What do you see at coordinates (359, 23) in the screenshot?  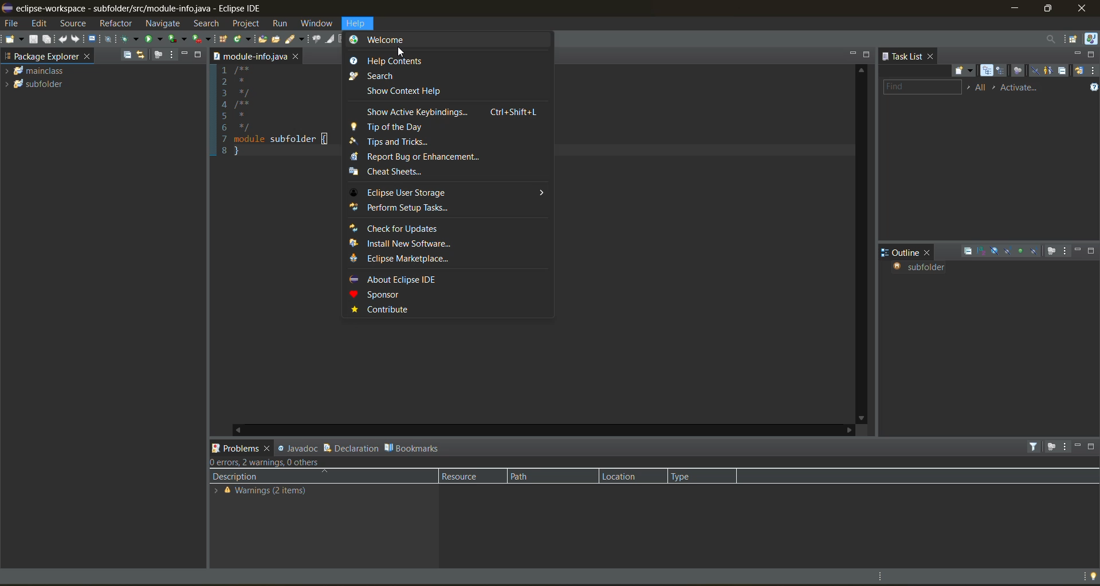 I see `help` at bounding box center [359, 23].